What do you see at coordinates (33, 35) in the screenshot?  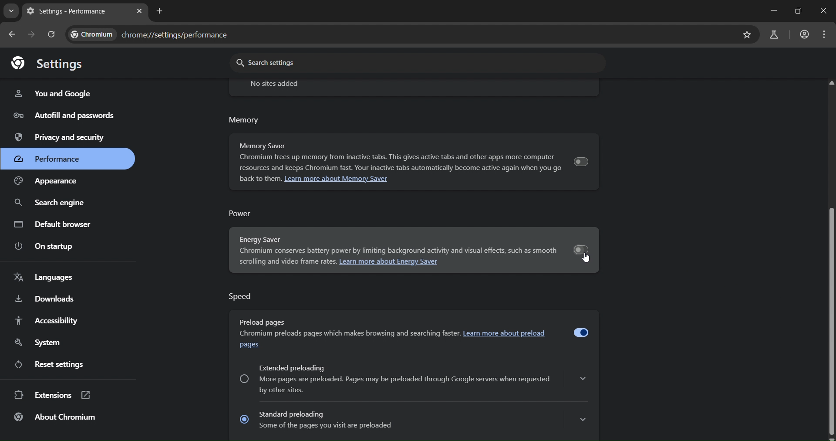 I see `go forward one page` at bounding box center [33, 35].